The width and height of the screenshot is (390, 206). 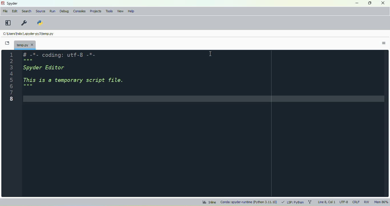 I want to click on source, so click(x=40, y=11).